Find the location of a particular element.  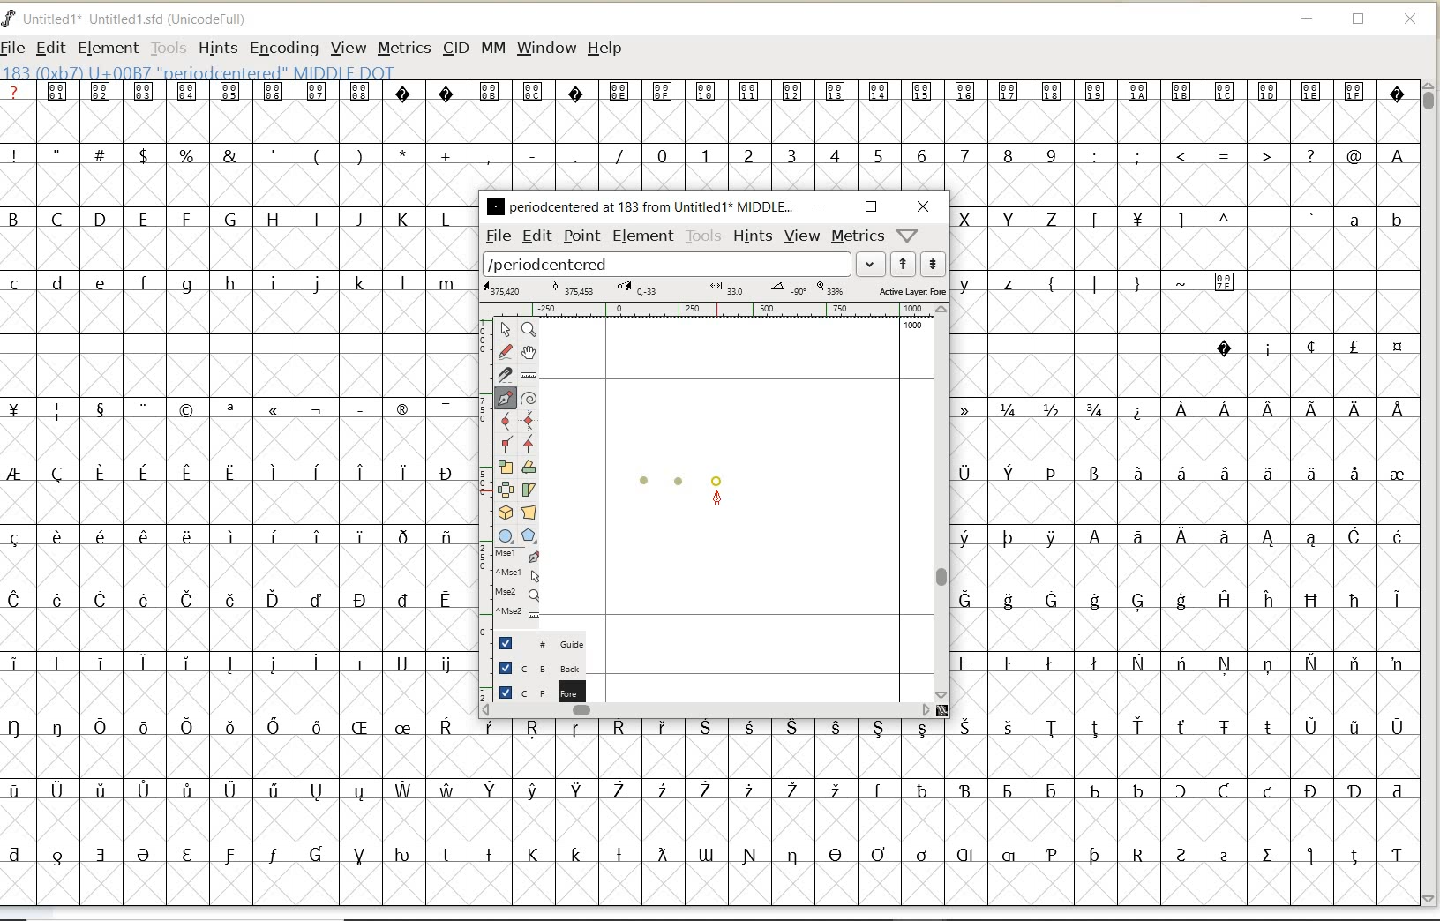

add a point, then drag out its control points is located at coordinates (506, 397).